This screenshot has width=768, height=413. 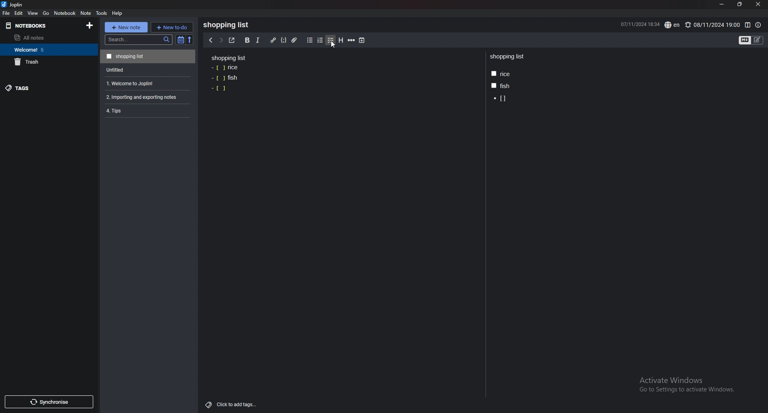 I want to click on synchronize, so click(x=48, y=402).